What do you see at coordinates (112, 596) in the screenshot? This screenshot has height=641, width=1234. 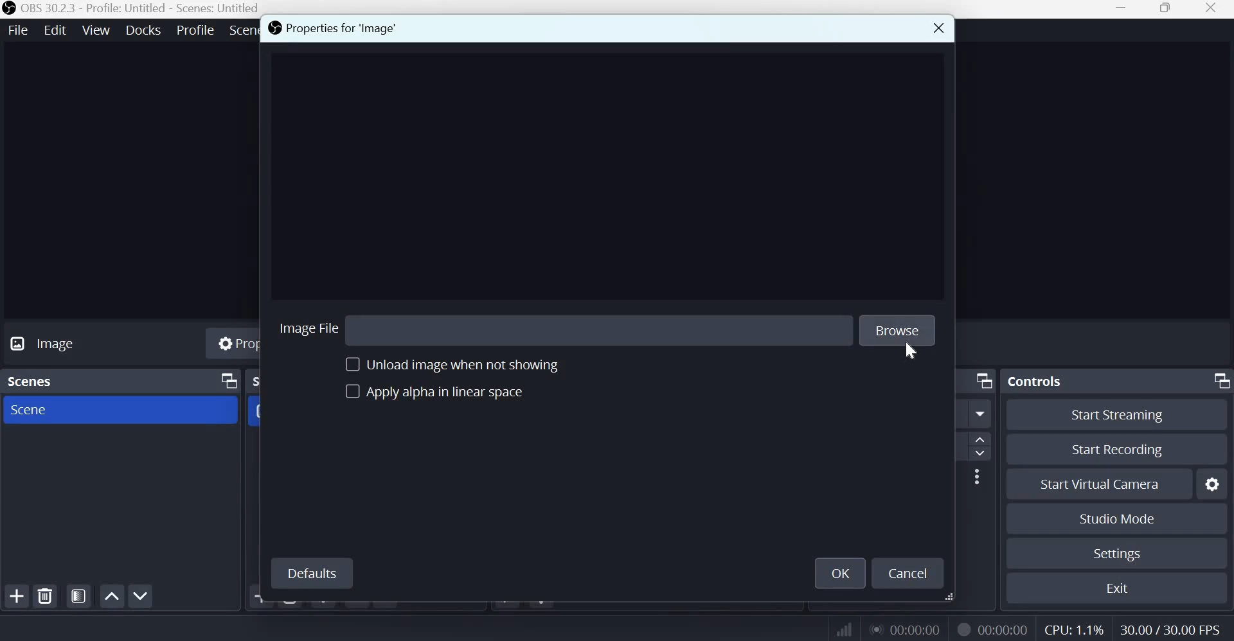 I see `Move scene up` at bounding box center [112, 596].